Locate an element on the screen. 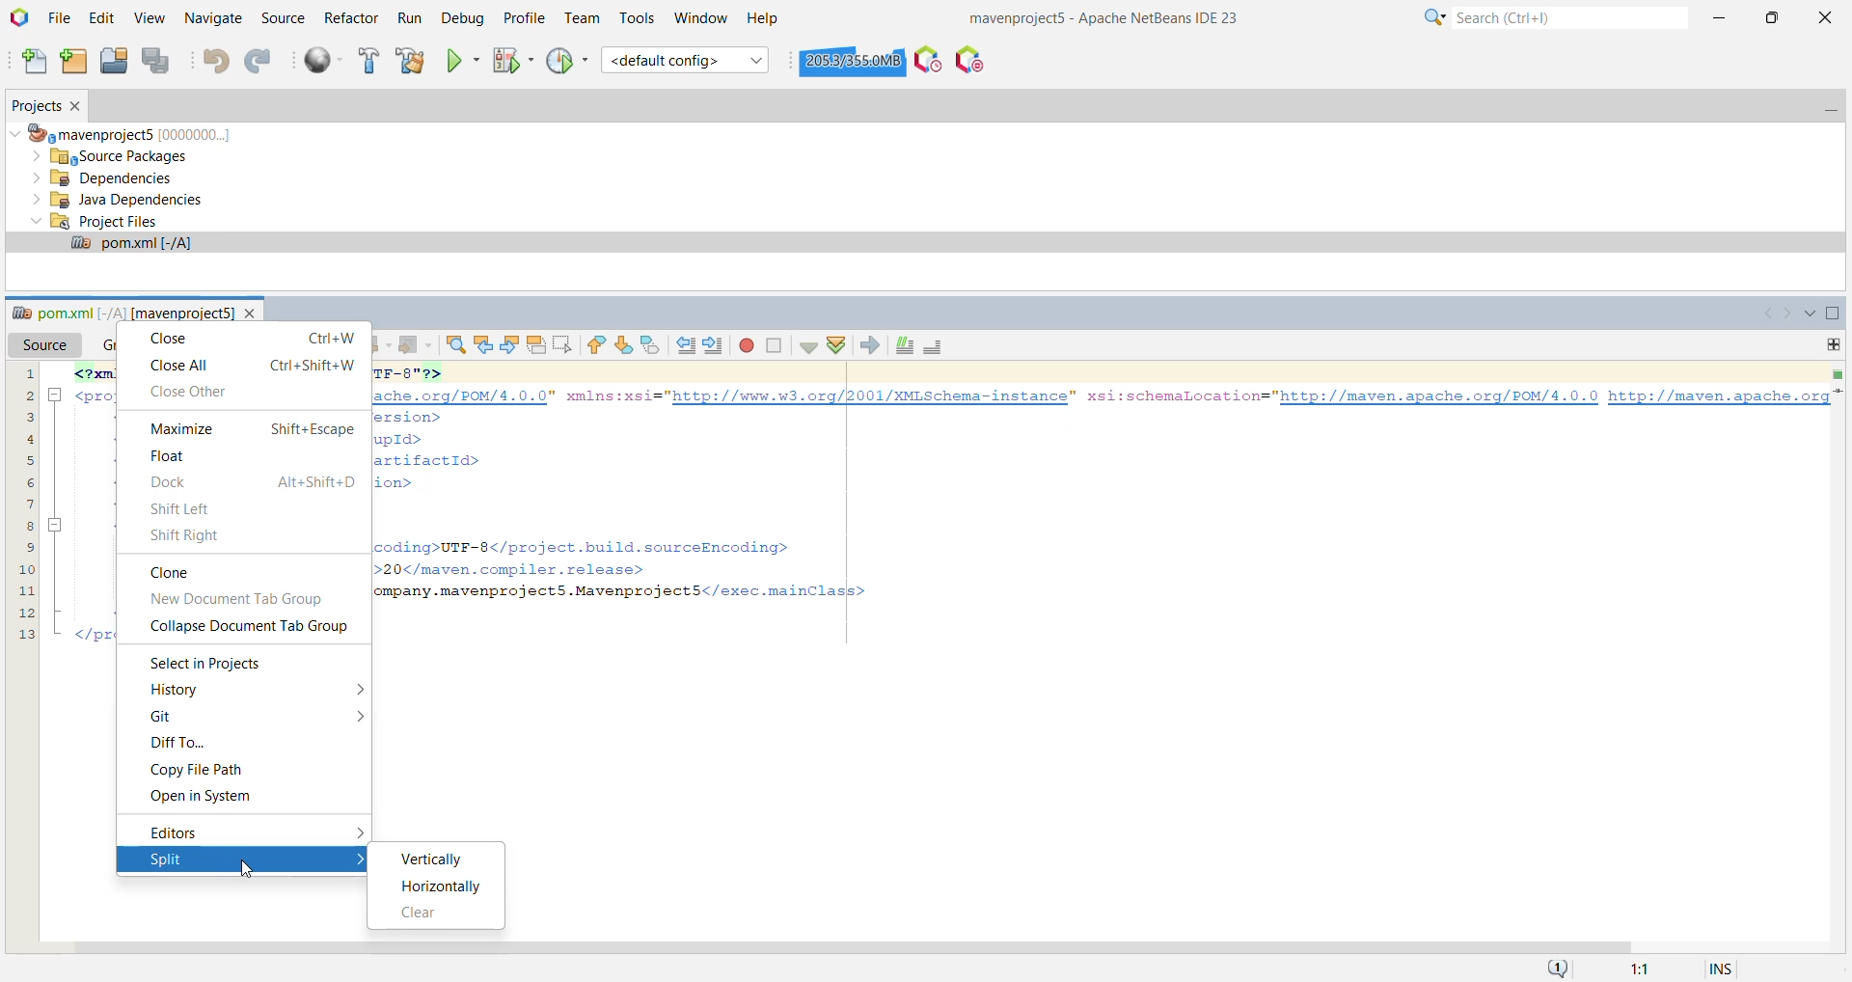 This screenshot has width=1852, height=982. Close is located at coordinates (1826, 16).